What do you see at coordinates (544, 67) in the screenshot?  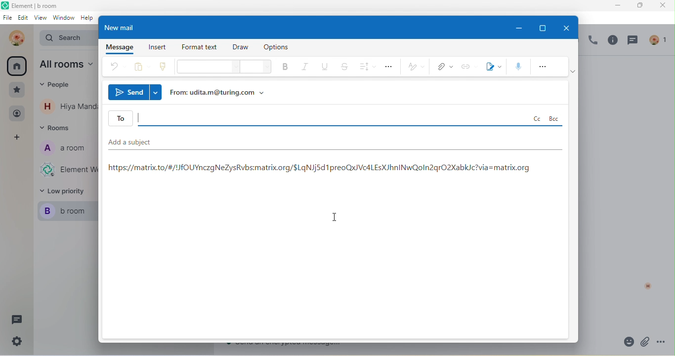 I see `more option` at bounding box center [544, 67].